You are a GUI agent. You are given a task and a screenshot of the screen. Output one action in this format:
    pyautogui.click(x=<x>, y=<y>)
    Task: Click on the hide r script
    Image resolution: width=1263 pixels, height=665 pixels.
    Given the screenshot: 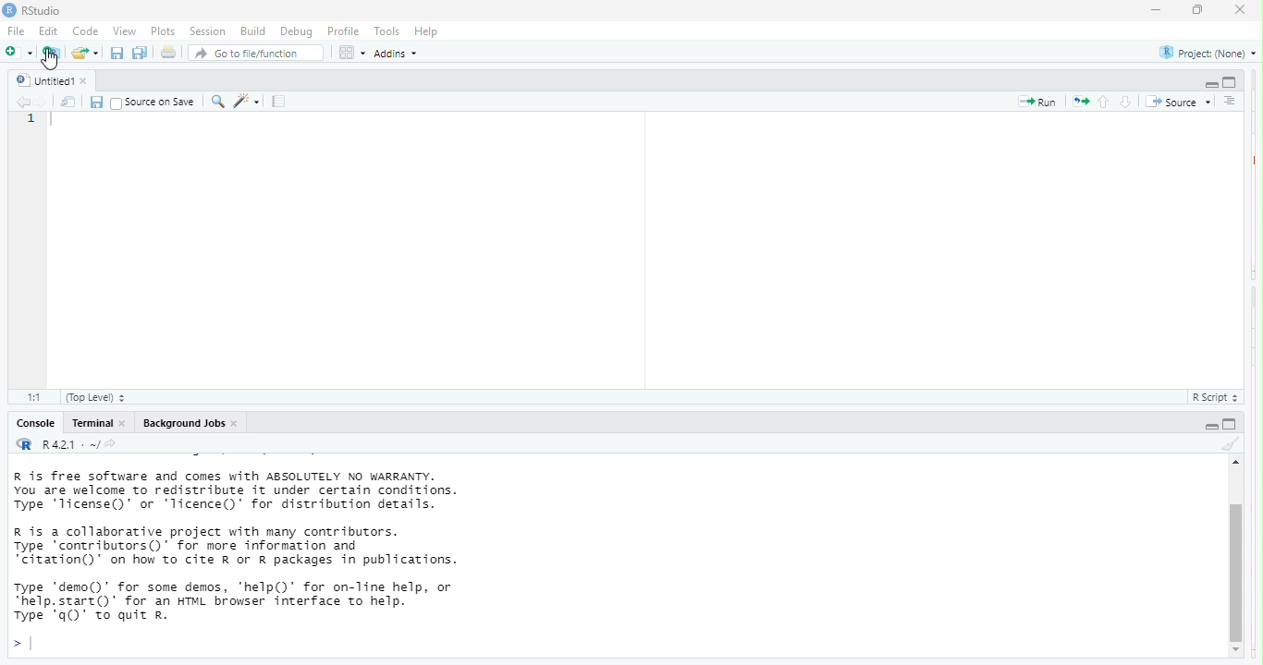 What is the action you would take?
    pyautogui.click(x=1207, y=426)
    